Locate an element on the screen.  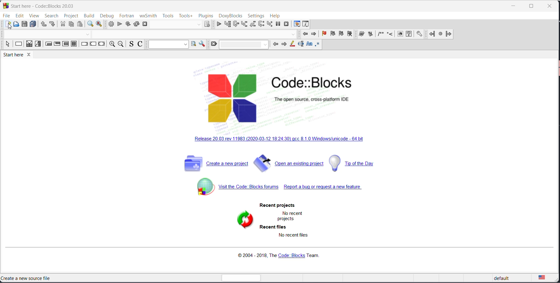
undo is located at coordinates (44, 25).